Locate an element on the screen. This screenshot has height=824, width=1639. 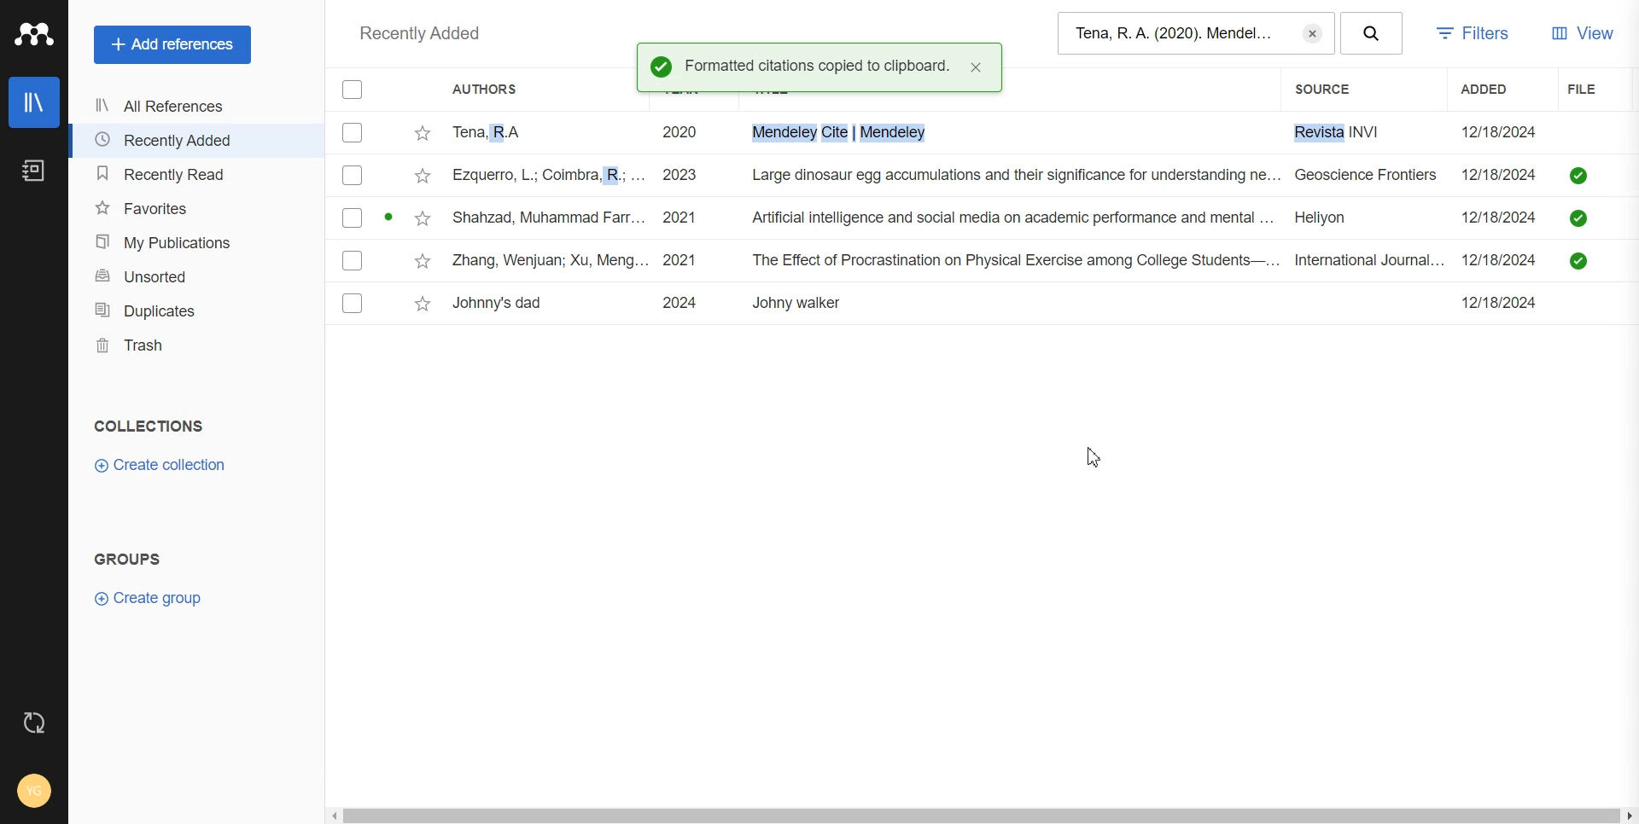
saved is located at coordinates (1578, 263).